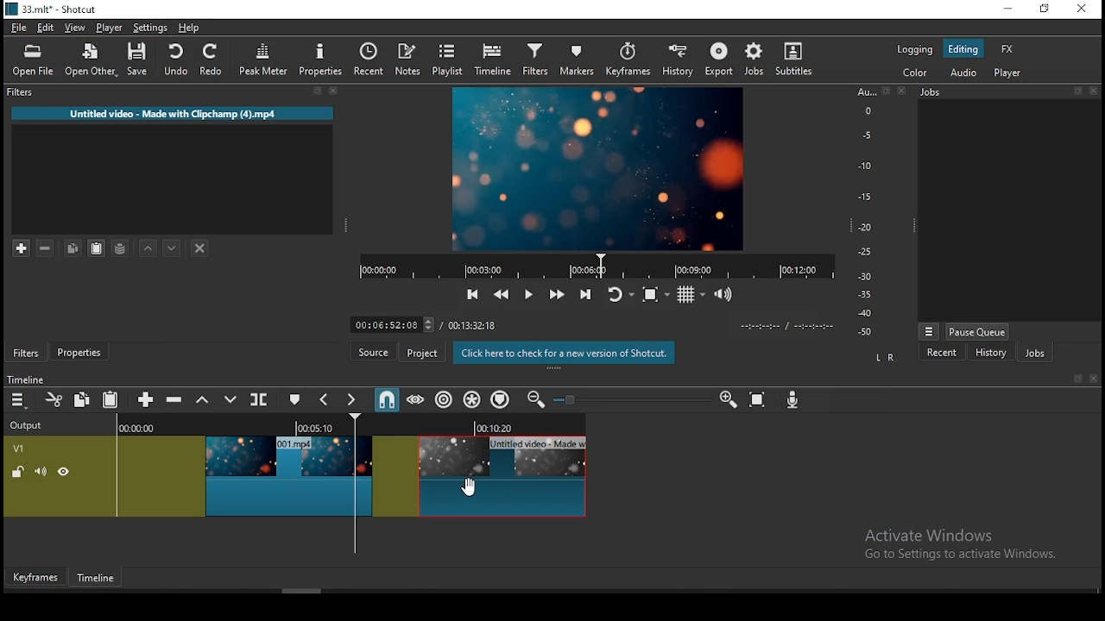  What do you see at coordinates (16, 472) in the screenshot?
I see `(un)lock` at bounding box center [16, 472].